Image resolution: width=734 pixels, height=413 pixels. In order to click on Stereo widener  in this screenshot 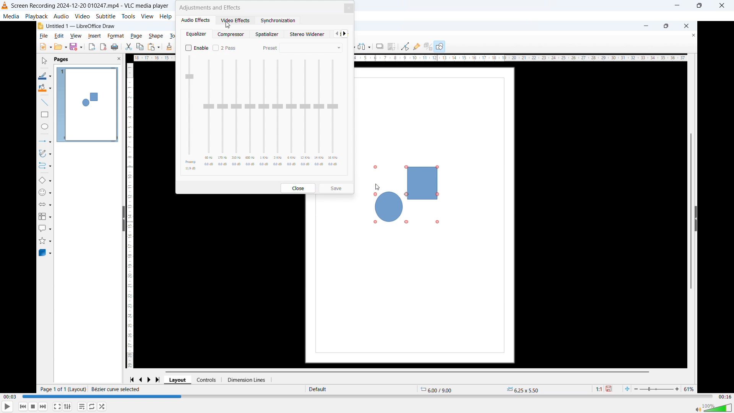, I will do `click(308, 34)`.